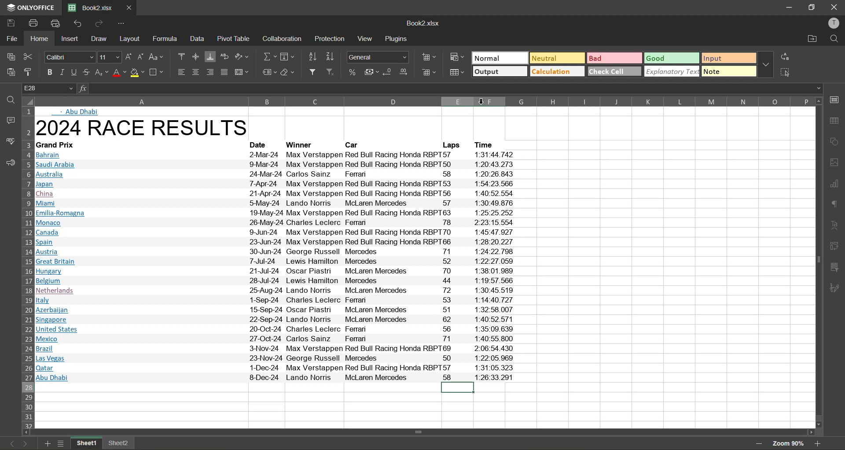  I want to click on output, so click(500, 71).